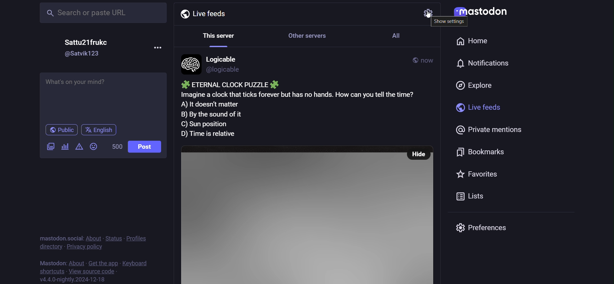 Image resolution: width=614 pixels, height=284 pixels. Describe the element at coordinates (424, 13) in the screenshot. I see `live feed setting` at that location.